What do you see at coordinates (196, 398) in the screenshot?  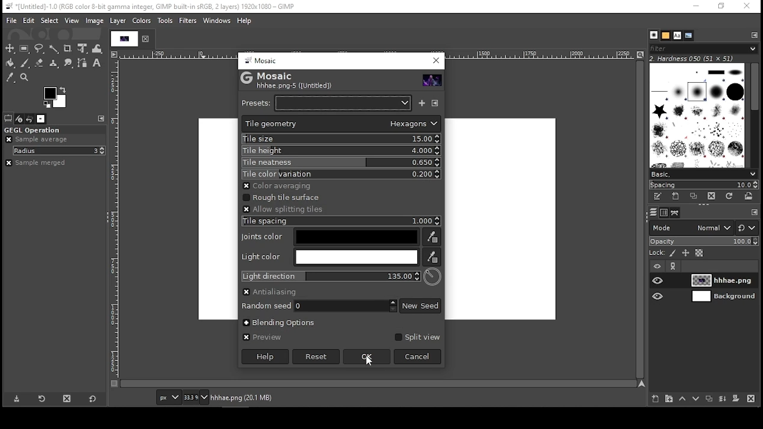 I see `` at bounding box center [196, 398].